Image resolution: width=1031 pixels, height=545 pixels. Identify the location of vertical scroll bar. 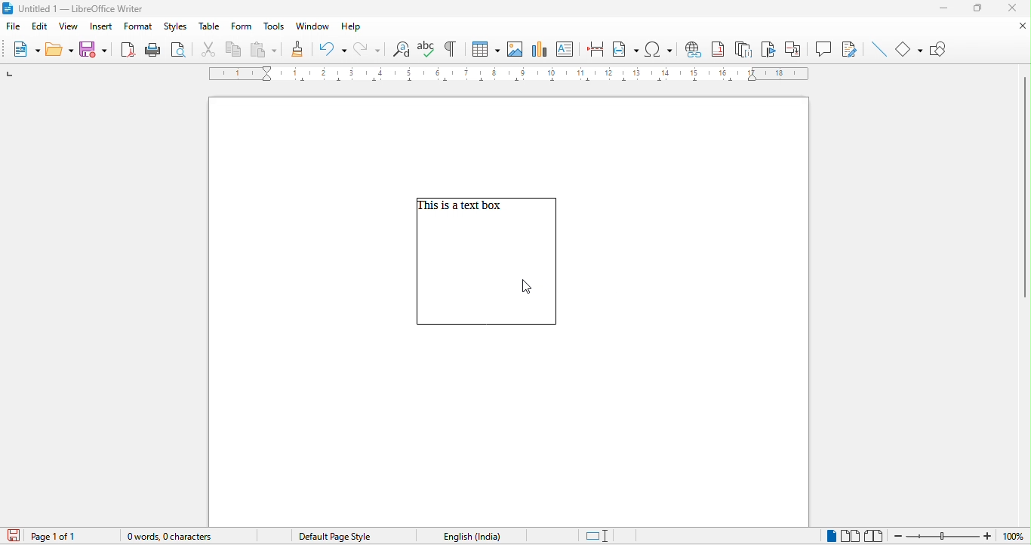
(1023, 187).